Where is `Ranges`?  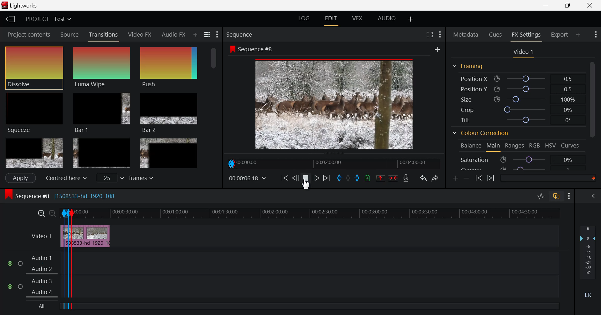
Ranges is located at coordinates (516, 147).